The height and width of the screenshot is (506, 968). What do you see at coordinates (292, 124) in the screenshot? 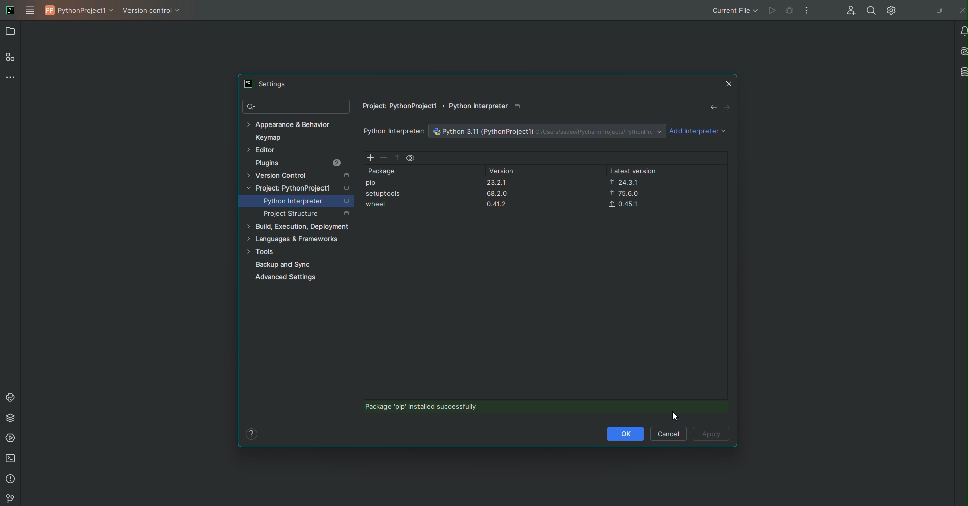
I see `Appearance and behavior` at bounding box center [292, 124].